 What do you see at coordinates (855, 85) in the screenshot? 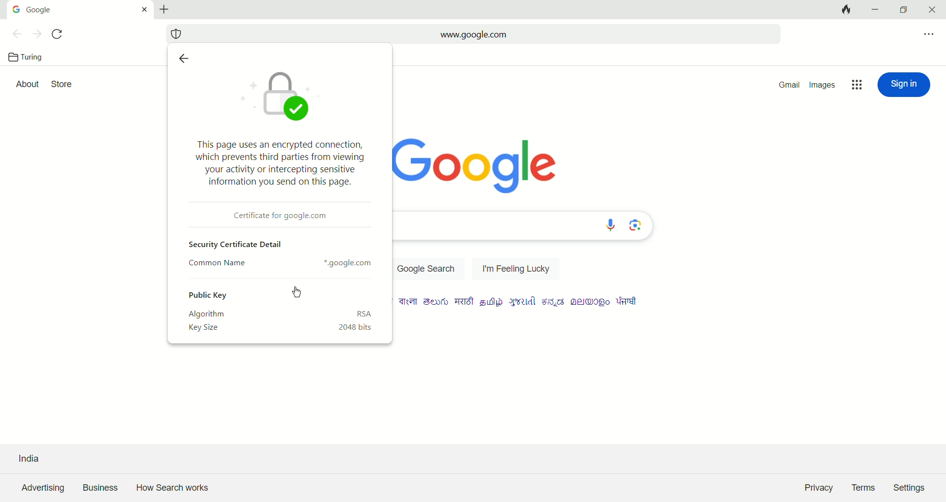
I see `google apps` at bounding box center [855, 85].